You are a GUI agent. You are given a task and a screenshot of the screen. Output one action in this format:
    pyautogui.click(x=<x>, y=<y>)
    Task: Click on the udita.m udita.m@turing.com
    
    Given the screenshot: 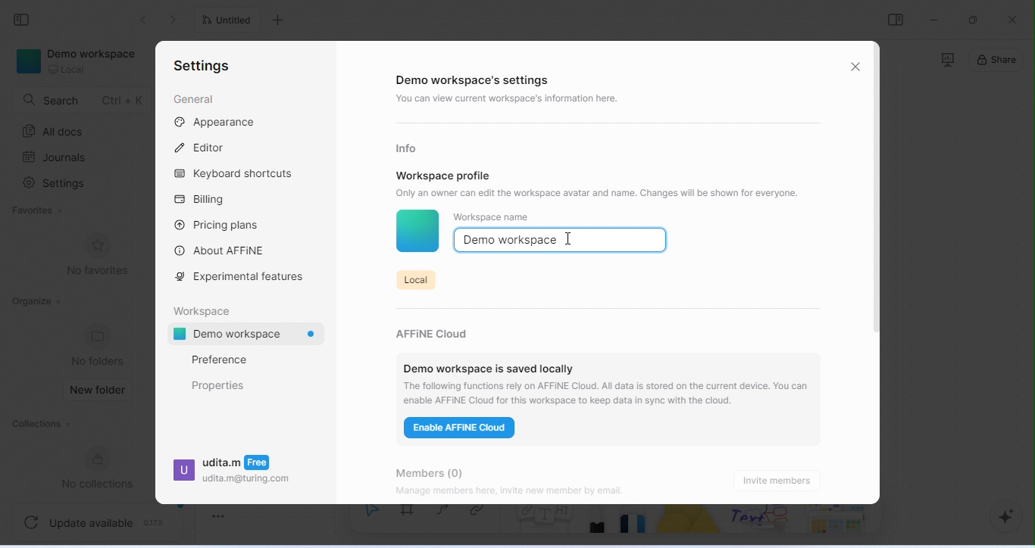 What is the action you would take?
    pyautogui.click(x=232, y=474)
    